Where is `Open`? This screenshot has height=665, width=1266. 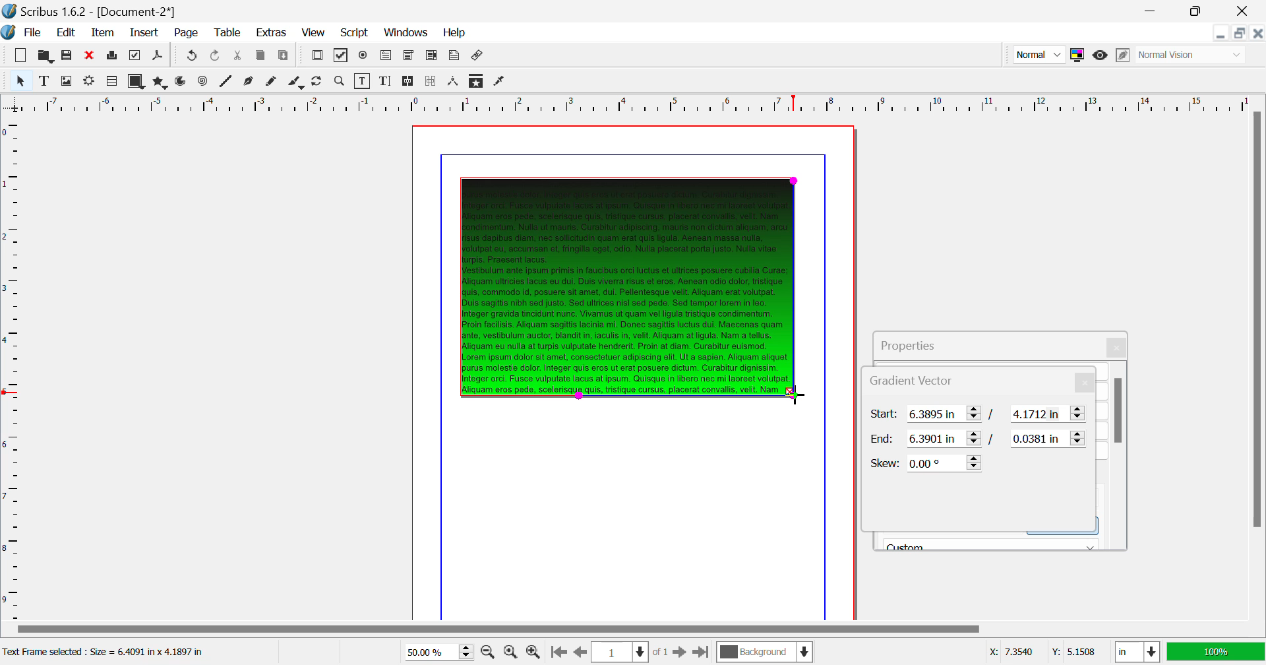 Open is located at coordinates (45, 55).